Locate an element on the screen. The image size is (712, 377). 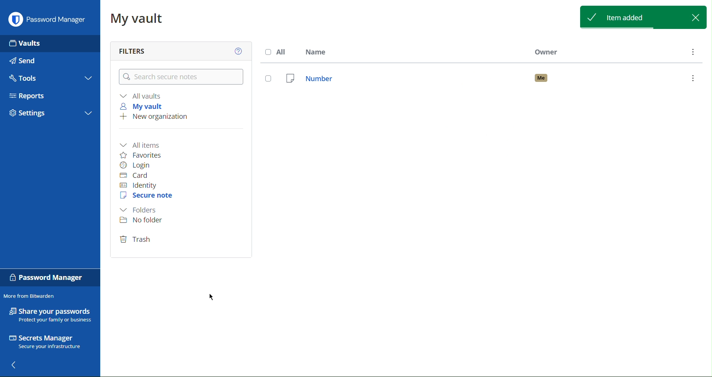
Login is located at coordinates (138, 165).